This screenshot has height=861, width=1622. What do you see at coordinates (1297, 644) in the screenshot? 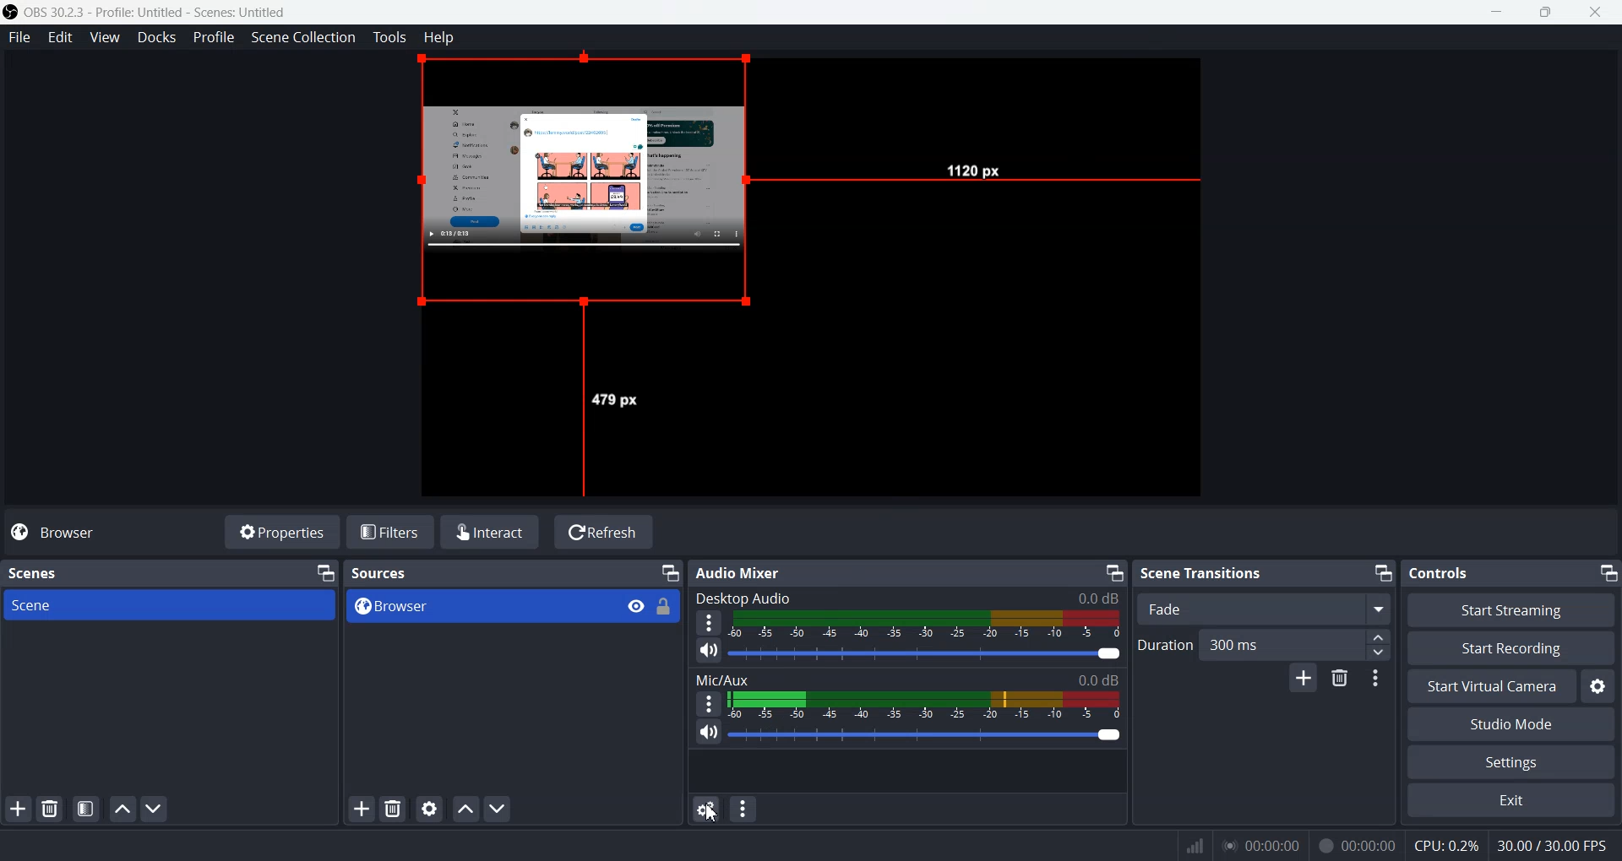
I see `300 ms` at bounding box center [1297, 644].